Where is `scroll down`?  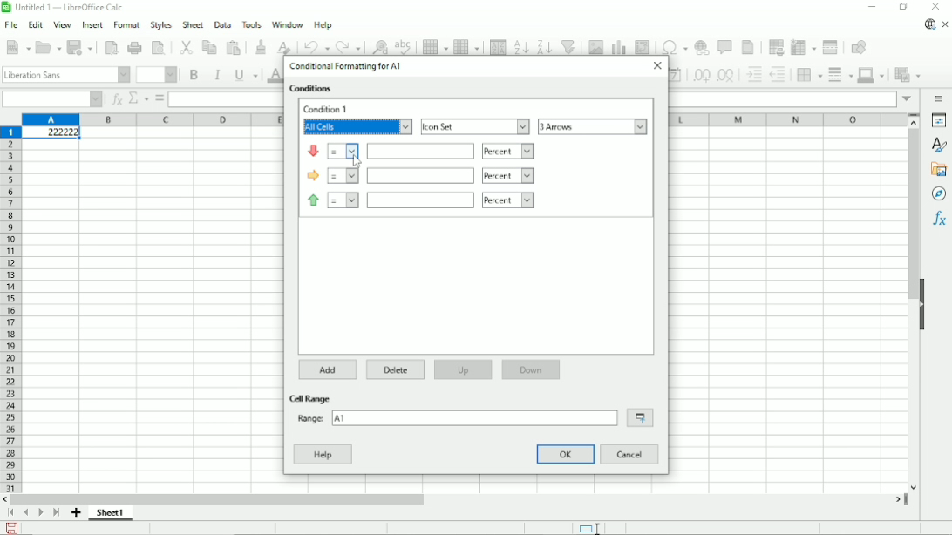
scroll down is located at coordinates (914, 487).